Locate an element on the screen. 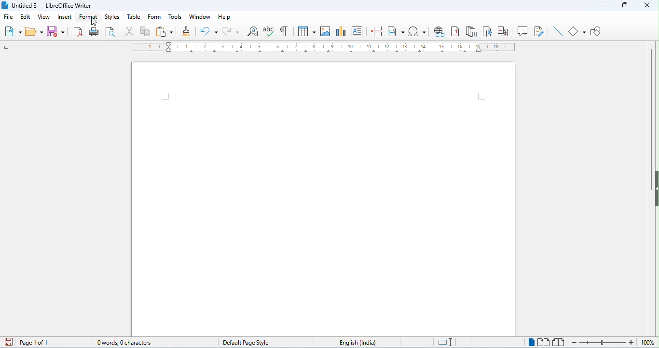 This screenshot has width=659, height=348. paste is located at coordinates (165, 31).